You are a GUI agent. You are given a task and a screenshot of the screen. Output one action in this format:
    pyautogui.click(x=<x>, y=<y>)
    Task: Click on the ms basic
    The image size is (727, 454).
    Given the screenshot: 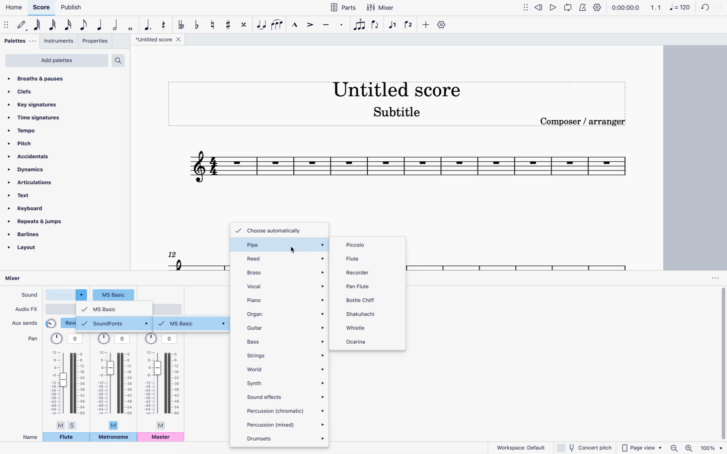 What is the action you would take?
    pyautogui.click(x=193, y=324)
    